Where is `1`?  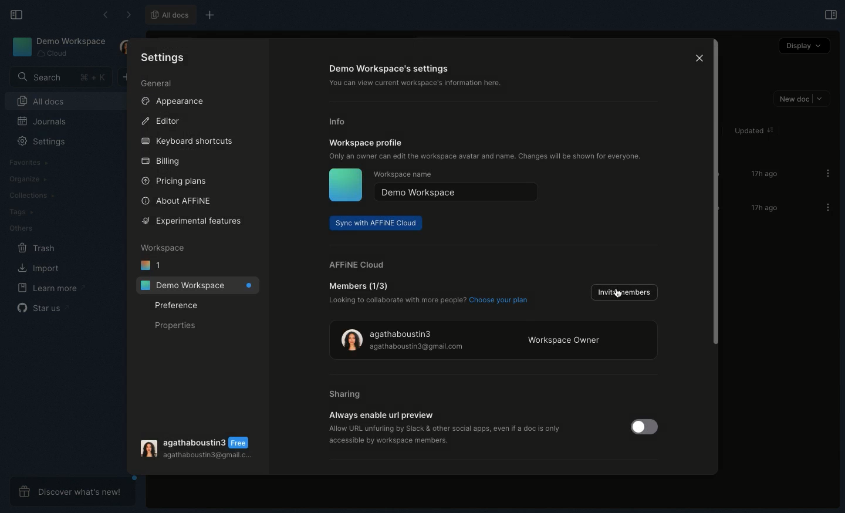
1 is located at coordinates (151, 266).